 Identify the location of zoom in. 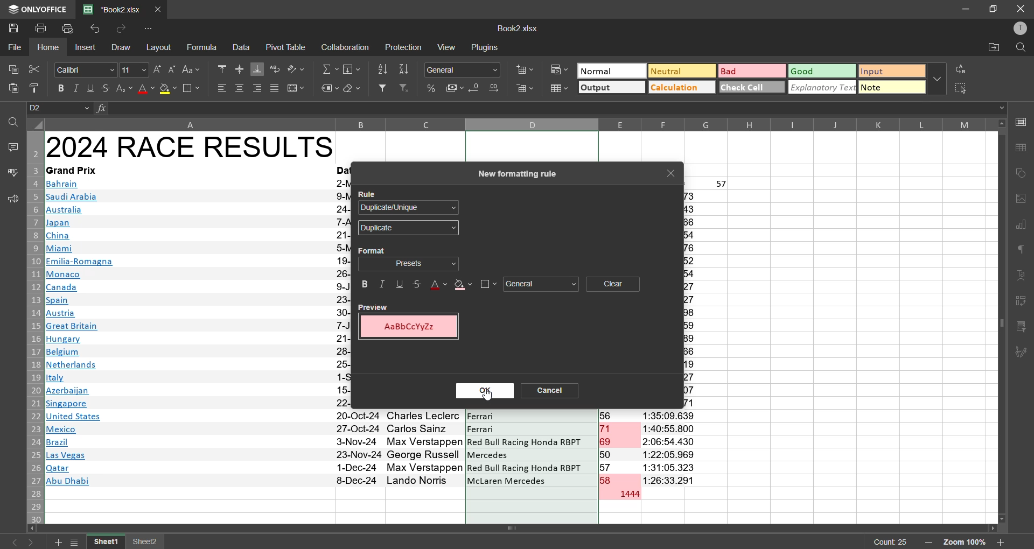
(927, 543).